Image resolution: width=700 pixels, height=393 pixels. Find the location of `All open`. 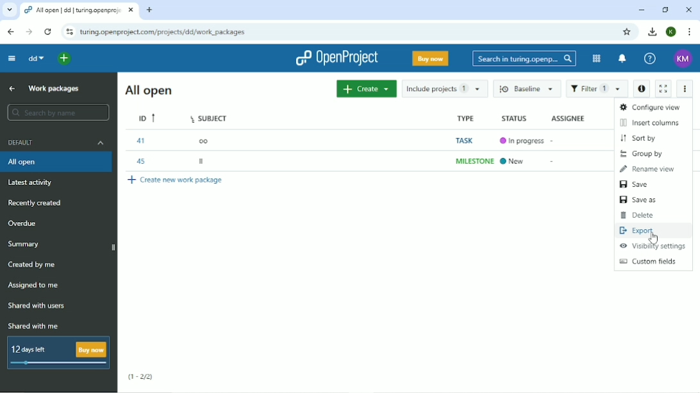

All open is located at coordinates (151, 90).